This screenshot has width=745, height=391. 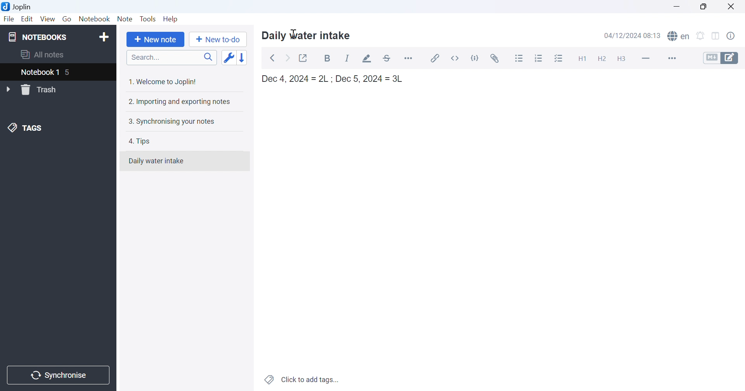 I want to click on Heading 3, so click(x=625, y=59).